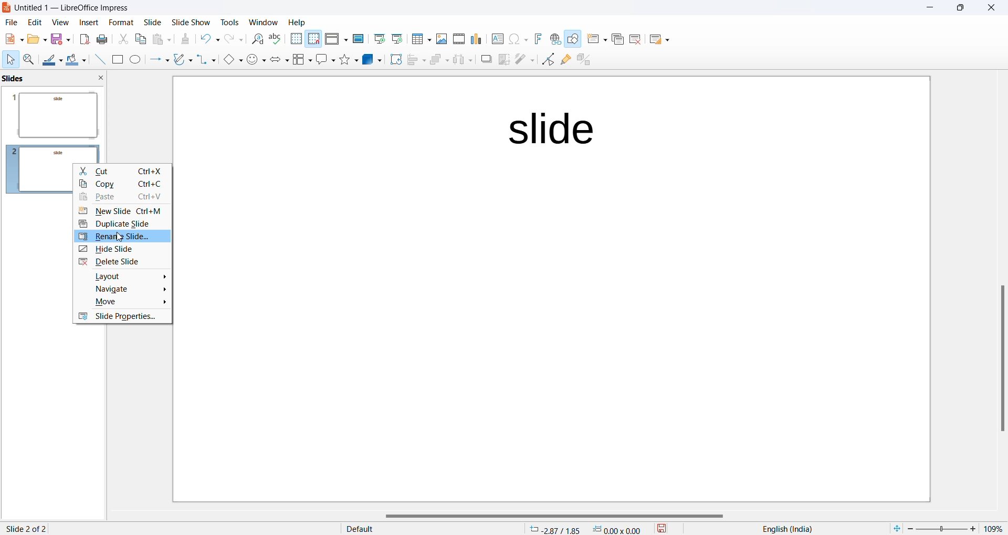 The image size is (1008, 535). What do you see at coordinates (97, 60) in the screenshot?
I see `Line` at bounding box center [97, 60].